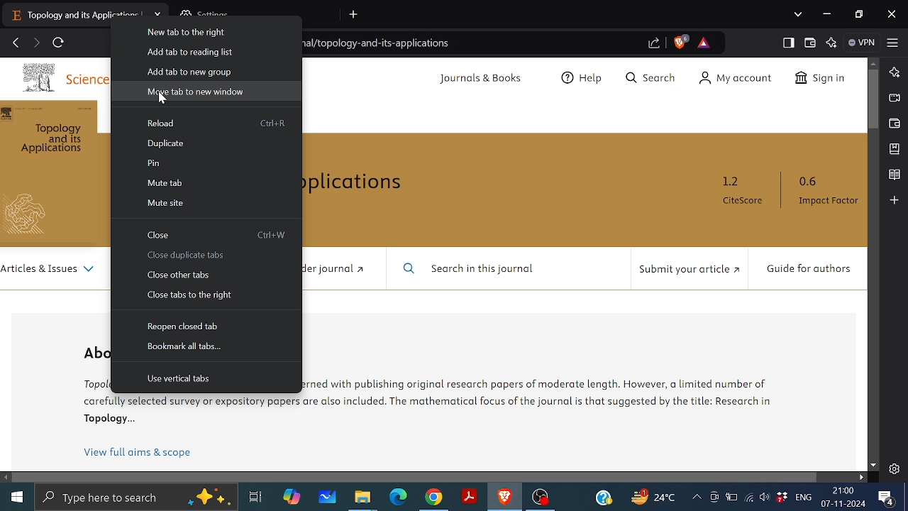 This screenshot has height=511, width=908. Describe the element at coordinates (328, 498) in the screenshot. I see `Whiteboard` at that location.